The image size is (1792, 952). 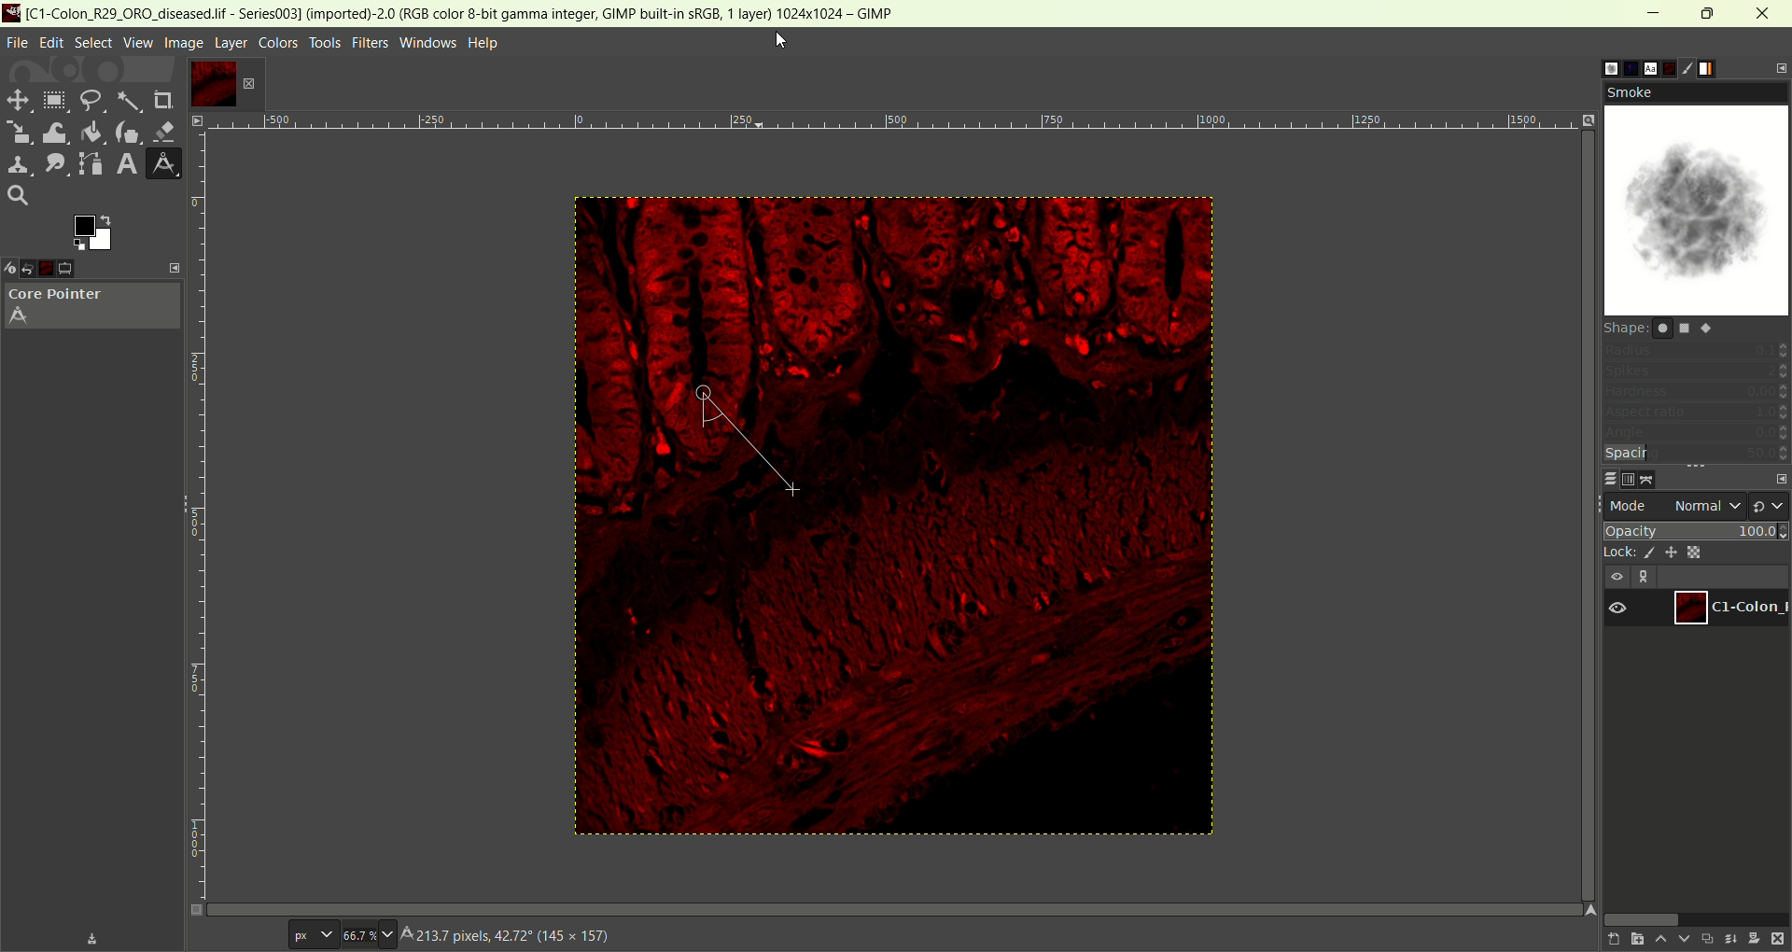 I want to click on font, so click(x=1642, y=67).